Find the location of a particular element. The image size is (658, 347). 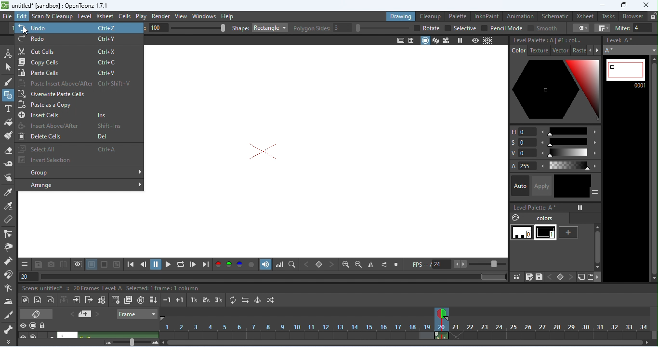

next key is located at coordinates (571, 277).